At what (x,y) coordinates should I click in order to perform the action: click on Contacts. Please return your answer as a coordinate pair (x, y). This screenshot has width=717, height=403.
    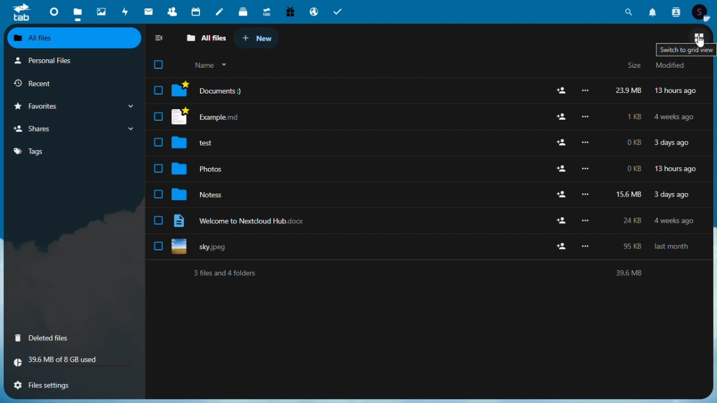
    Looking at the image, I should click on (676, 12).